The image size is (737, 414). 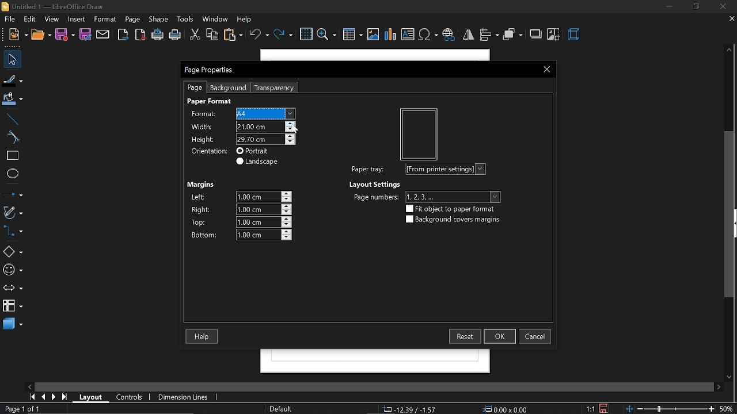 I want to click on fill line, so click(x=13, y=80).